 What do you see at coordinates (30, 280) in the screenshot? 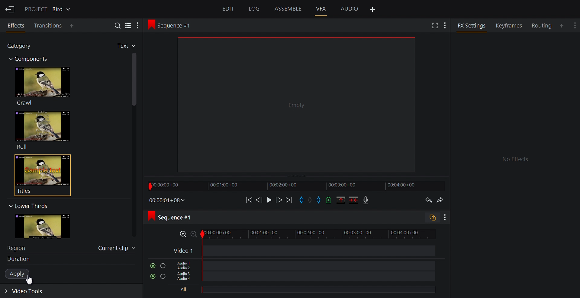
I see `Cursor` at bounding box center [30, 280].